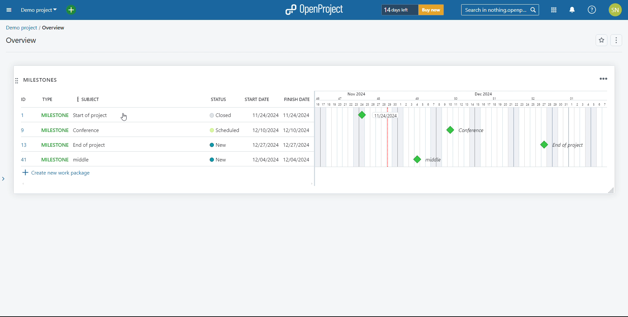 The height and width of the screenshot is (317, 628). Describe the element at coordinates (313, 10) in the screenshot. I see `logo` at that location.